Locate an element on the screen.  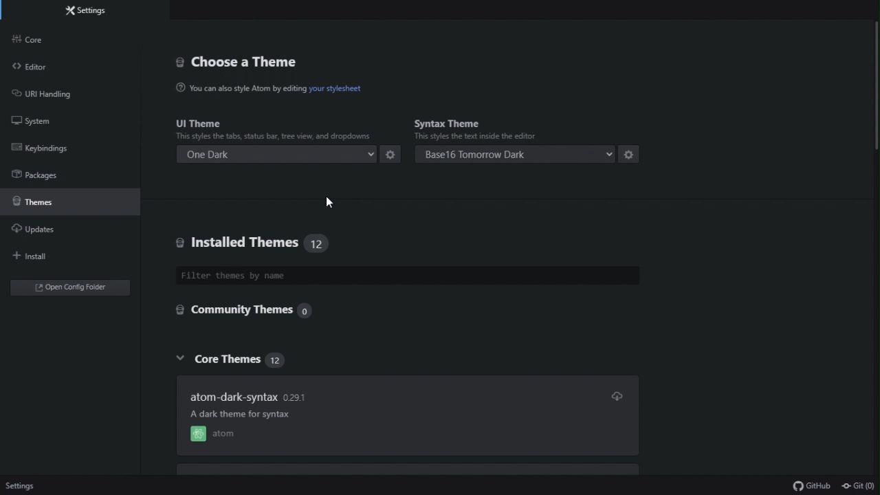
Settings is located at coordinates (106, 12).